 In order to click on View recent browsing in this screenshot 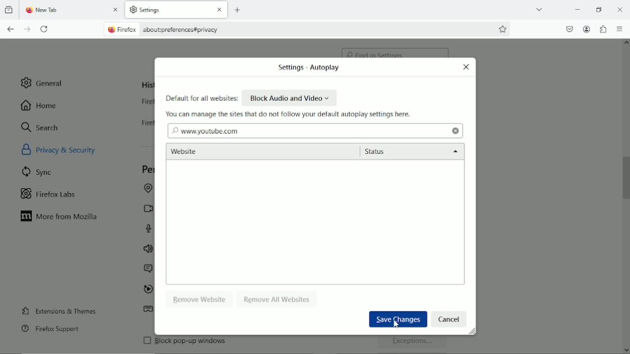, I will do `click(10, 10)`.